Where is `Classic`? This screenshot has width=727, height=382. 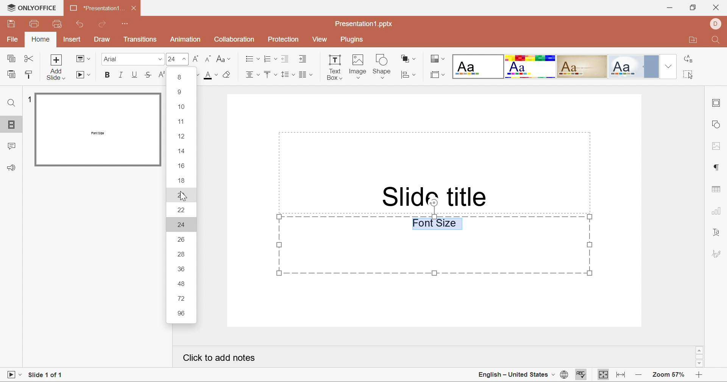 Classic is located at coordinates (582, 65).